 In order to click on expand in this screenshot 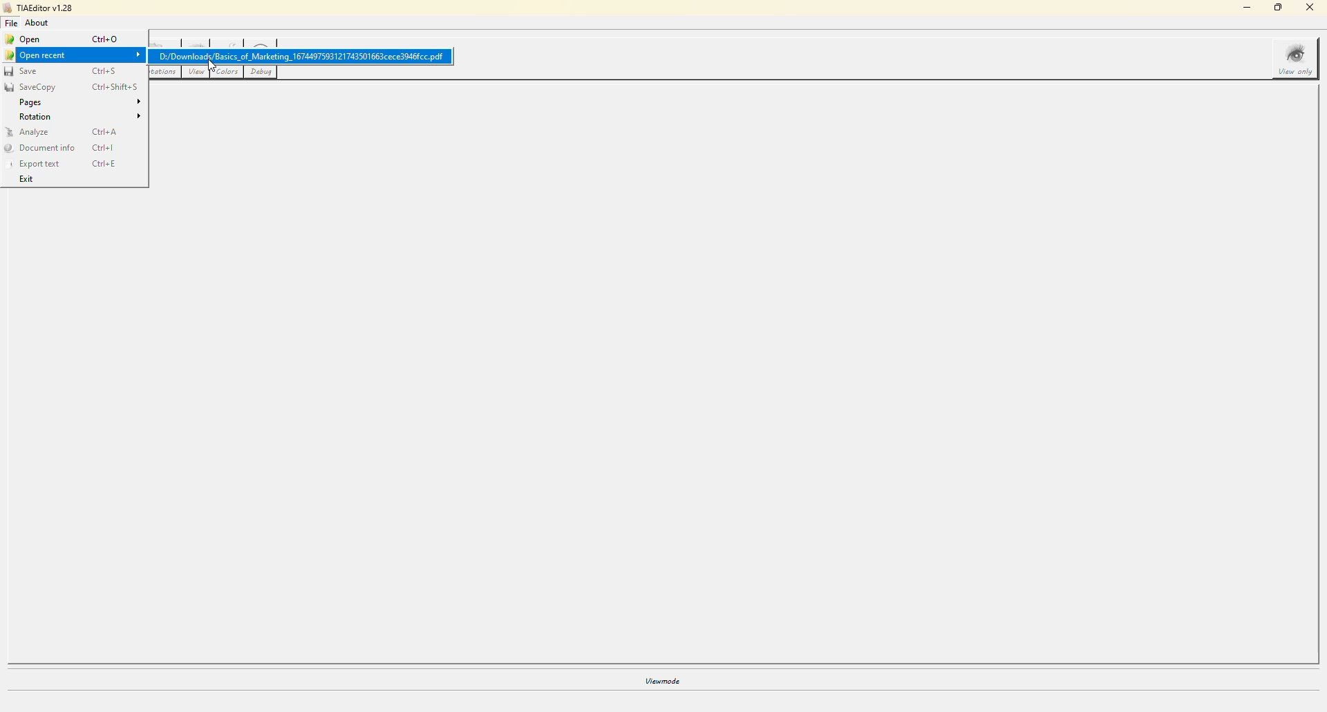, I will do `click(140, 102)`.